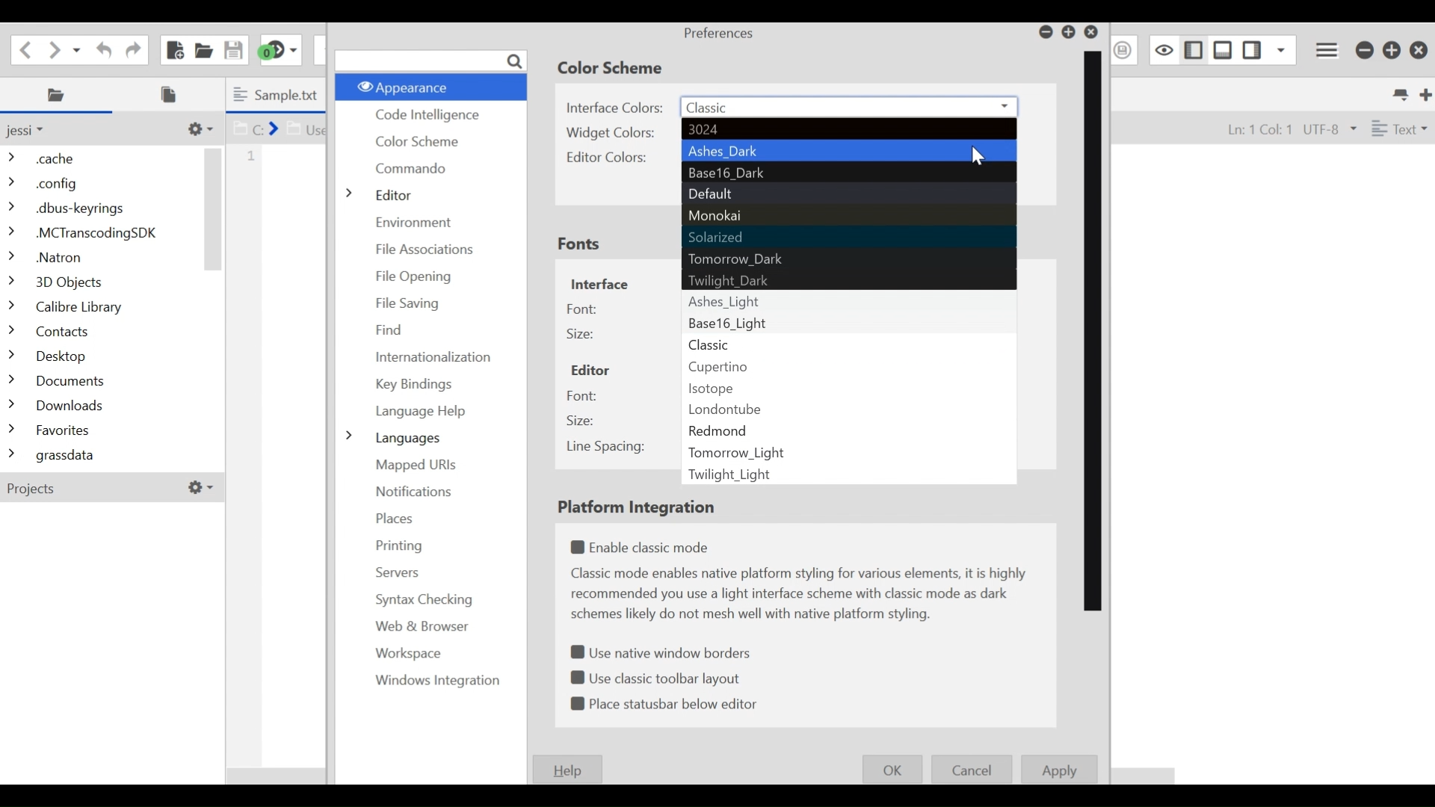 Image resolution: width=1435 pixels, height=807 pixels. What do you see at coordinates (1328, 48) in the screenshot?
I see `Application menu` at bounding box center [1328, 48].